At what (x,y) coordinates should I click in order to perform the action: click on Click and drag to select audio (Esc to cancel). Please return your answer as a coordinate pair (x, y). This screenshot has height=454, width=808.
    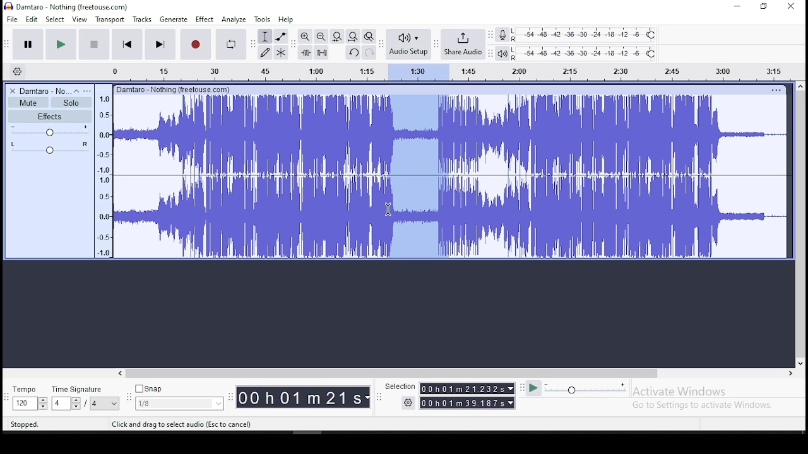
    Looking at the image, I should click on (184, 424).